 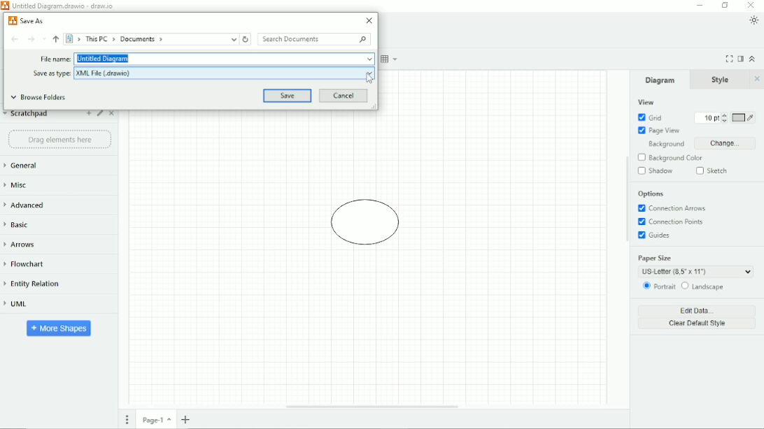 What do you see at coordinates (25, 20) in the screenshot?
I see `Save As` at bounding box center [25, 20].